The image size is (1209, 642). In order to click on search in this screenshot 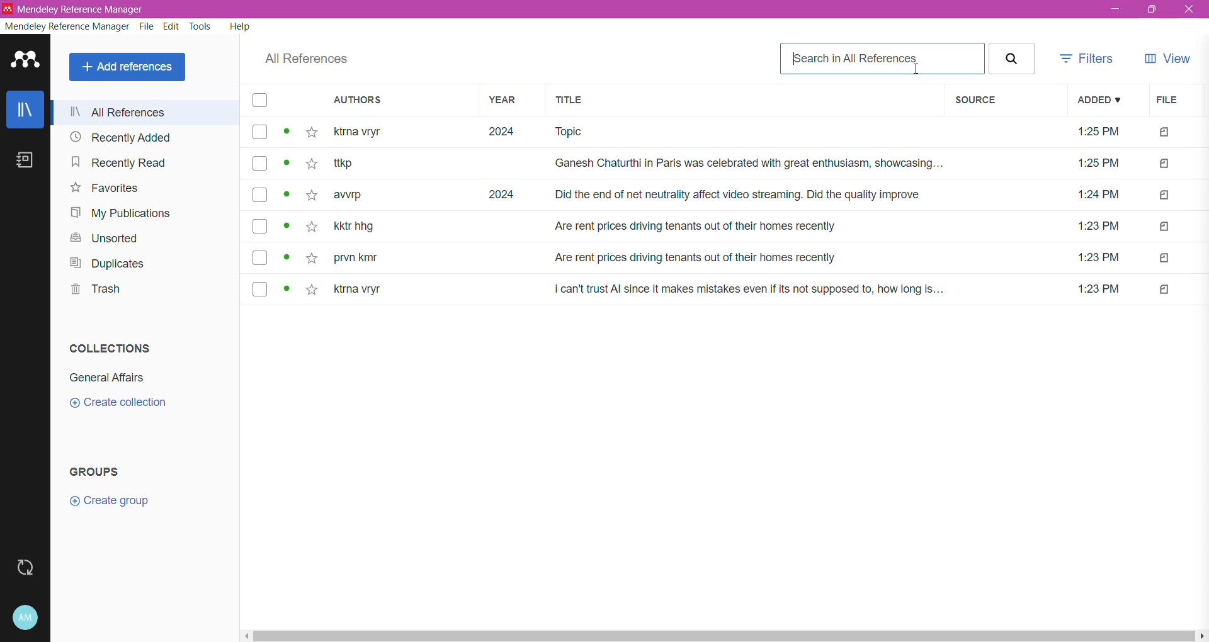, I will do `click(1013, 58)`.